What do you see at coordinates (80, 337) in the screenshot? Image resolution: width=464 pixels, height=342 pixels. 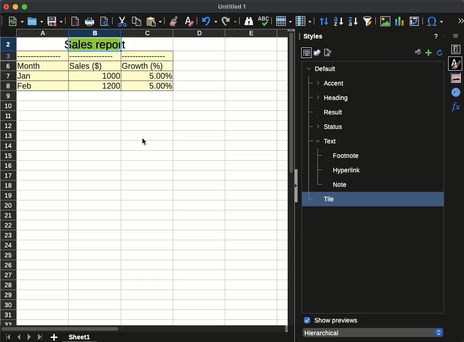 I see `sheet 1` at bounding box center [80, 337].